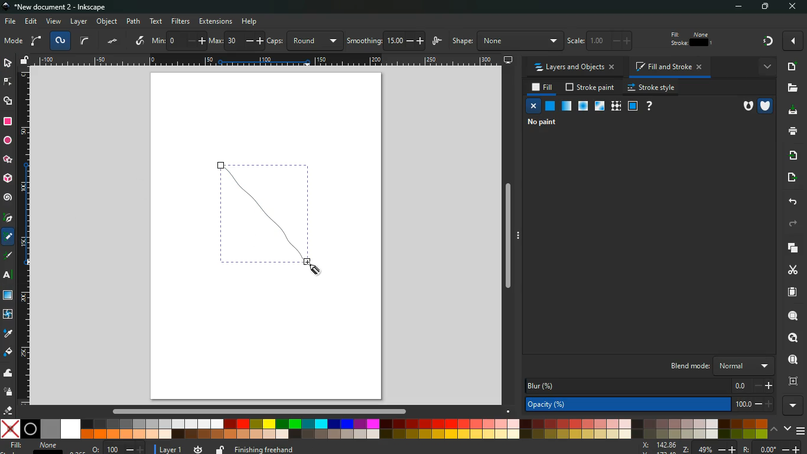  Describe the element at coordinates (36, 41) in the screenshot. I see `arc` at that location.